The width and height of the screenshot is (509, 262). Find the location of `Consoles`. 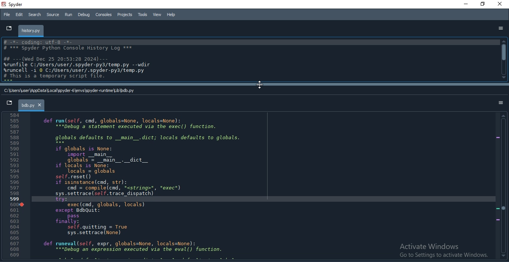

Consoles is located at coordinates (104, 14).